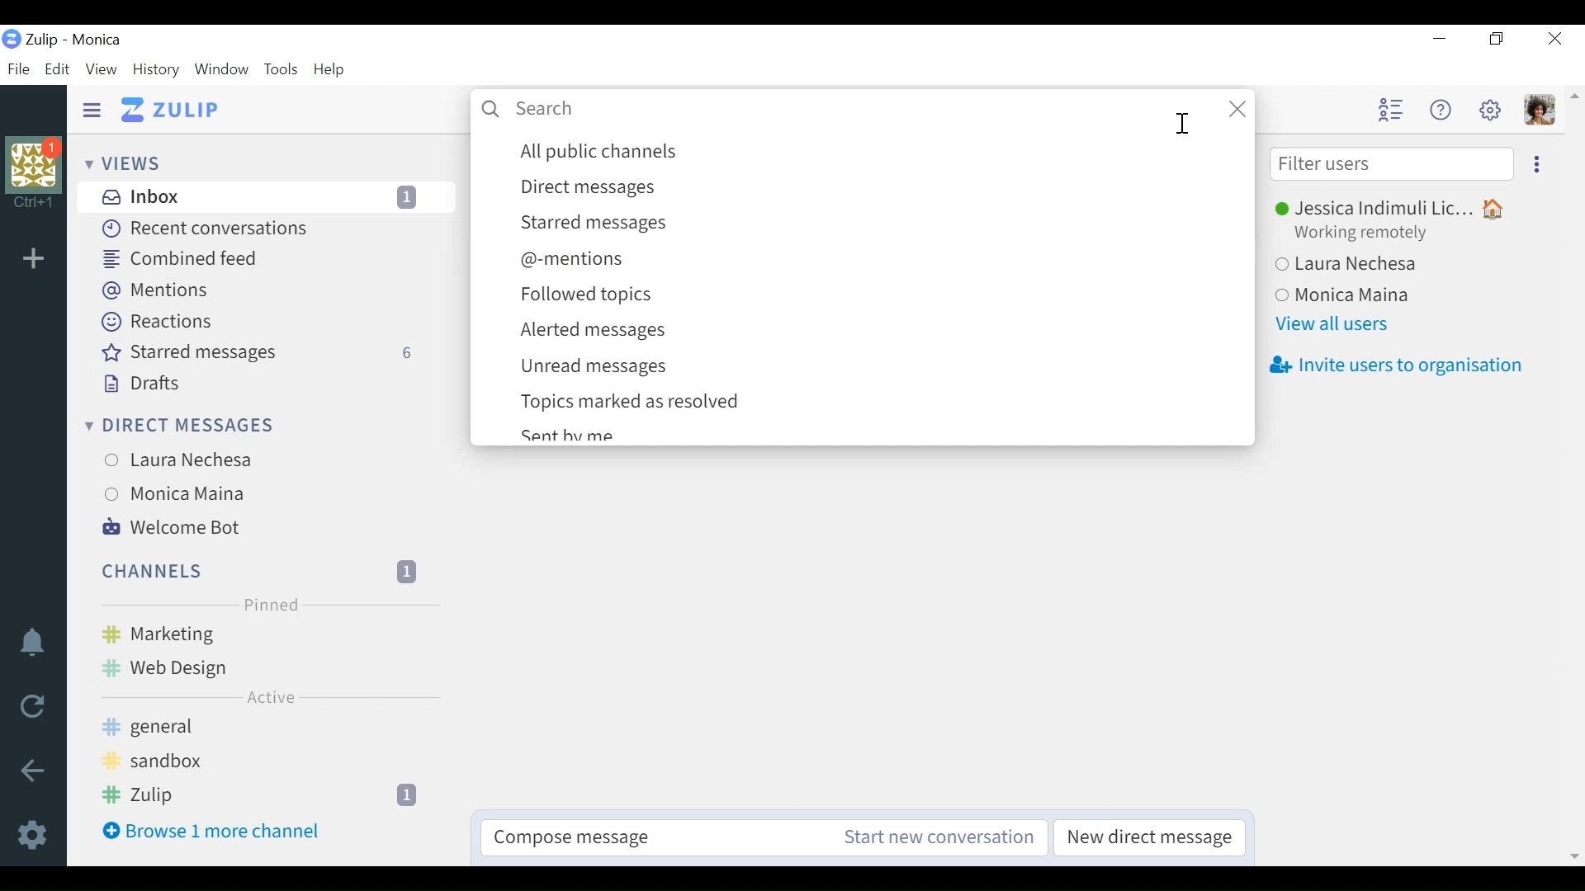 Image resolution: width=1585 pixels, height=891 pixels. I want to click on Insertion cursor, so click(1185, 125).